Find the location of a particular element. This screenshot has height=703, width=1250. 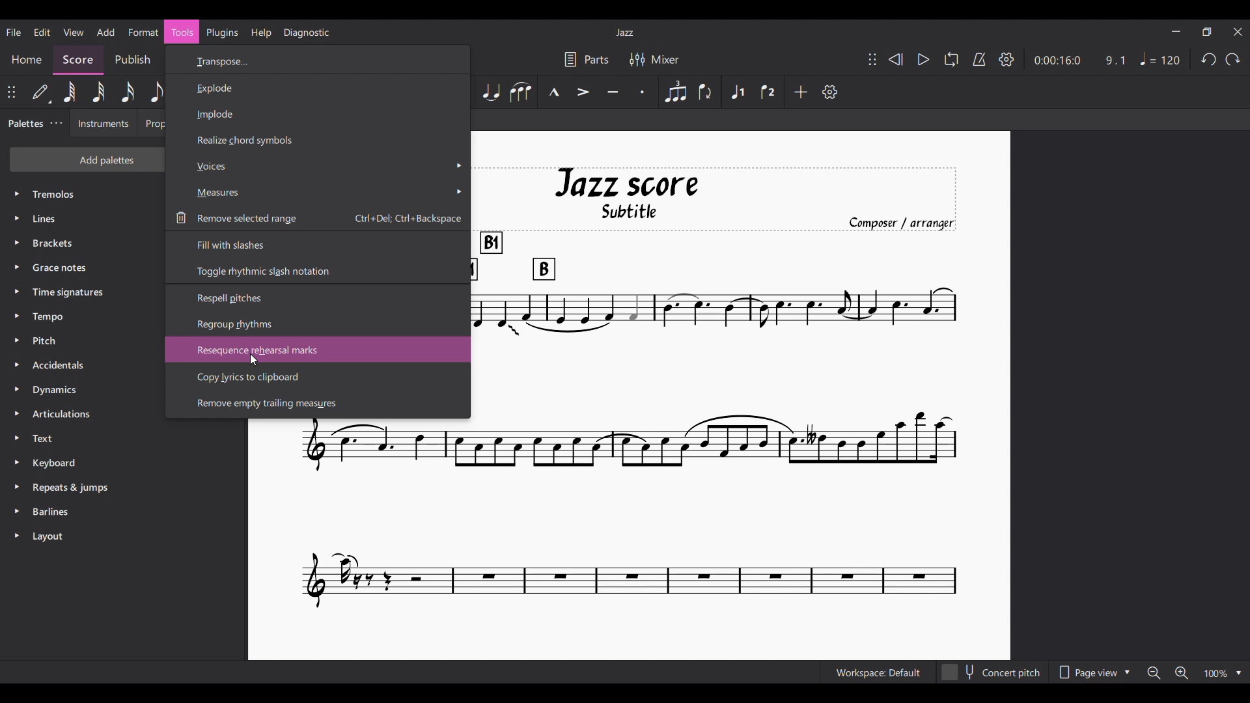

0:00:16:0 is located at coordinates (1058, 61).